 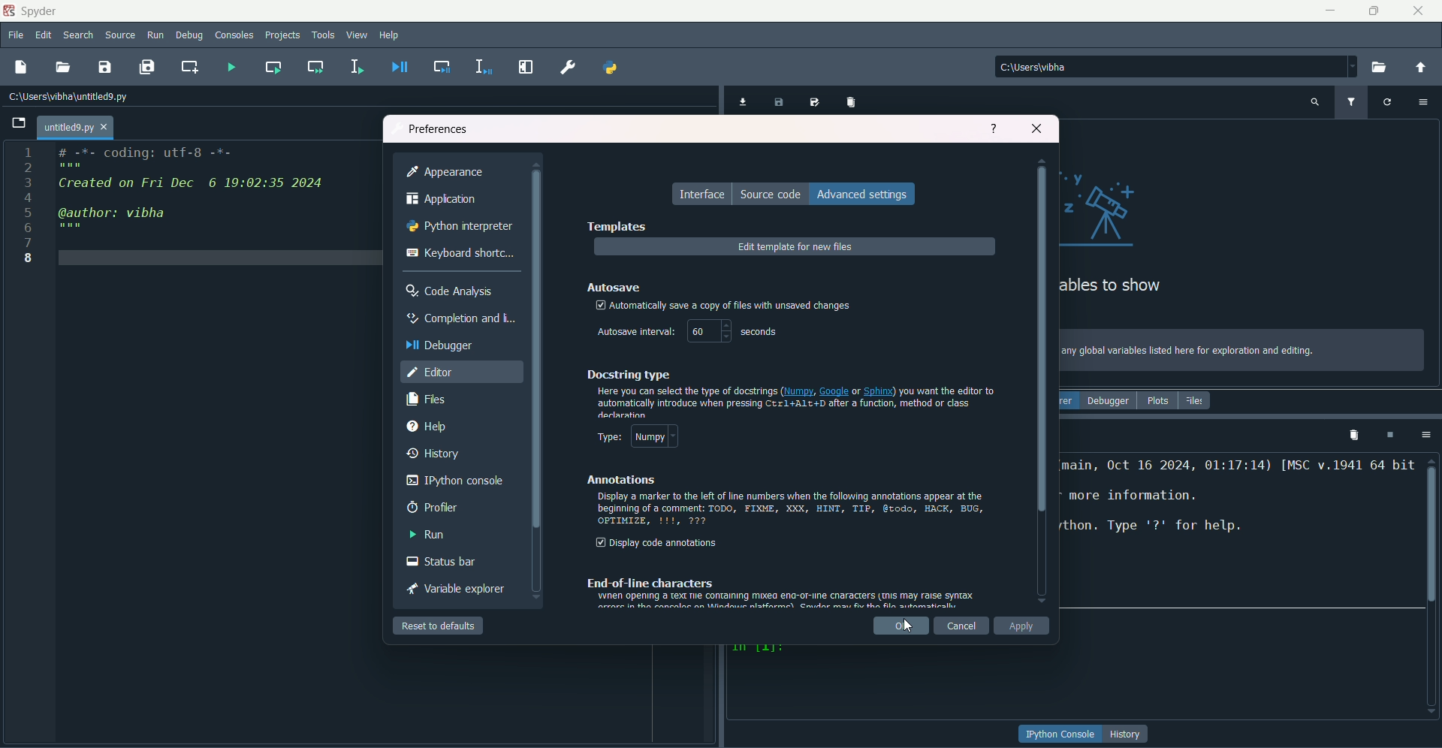 What do you see at coordinates (1156, 401) in the screenshot?
I see `plots` at bounding box center [1156, 401].